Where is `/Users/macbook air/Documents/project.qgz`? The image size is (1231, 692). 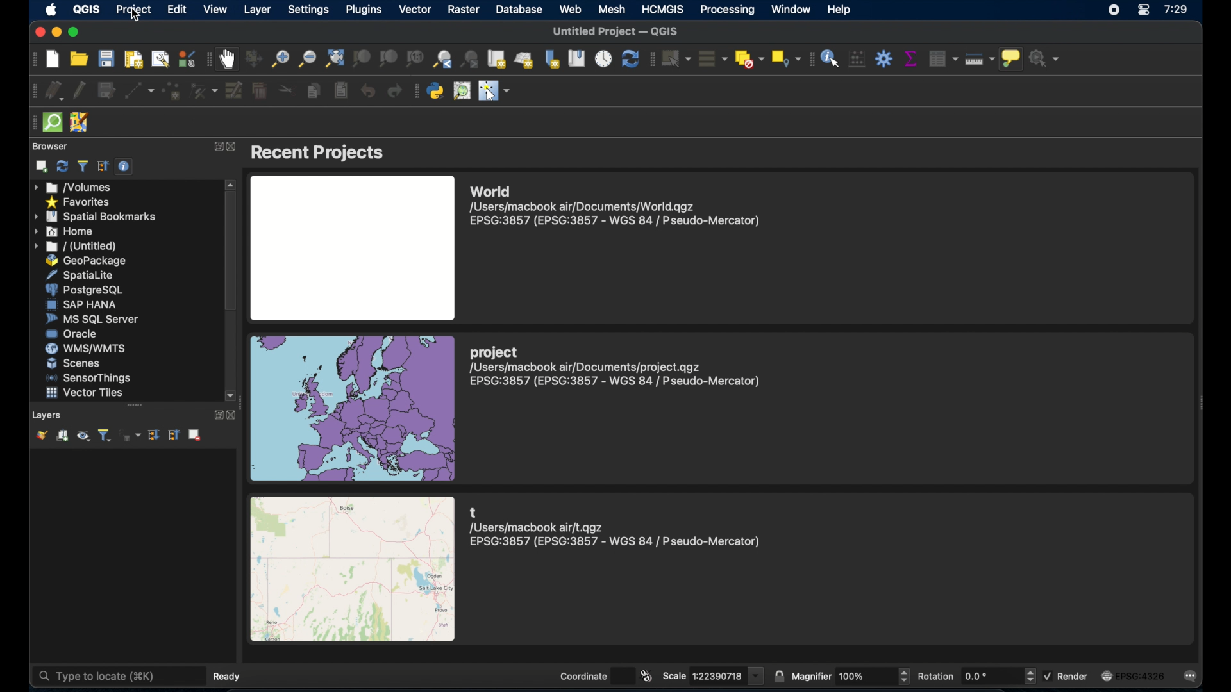
/Users/macbook air/Documents/project.qgz is located at coordinates (587, 367).